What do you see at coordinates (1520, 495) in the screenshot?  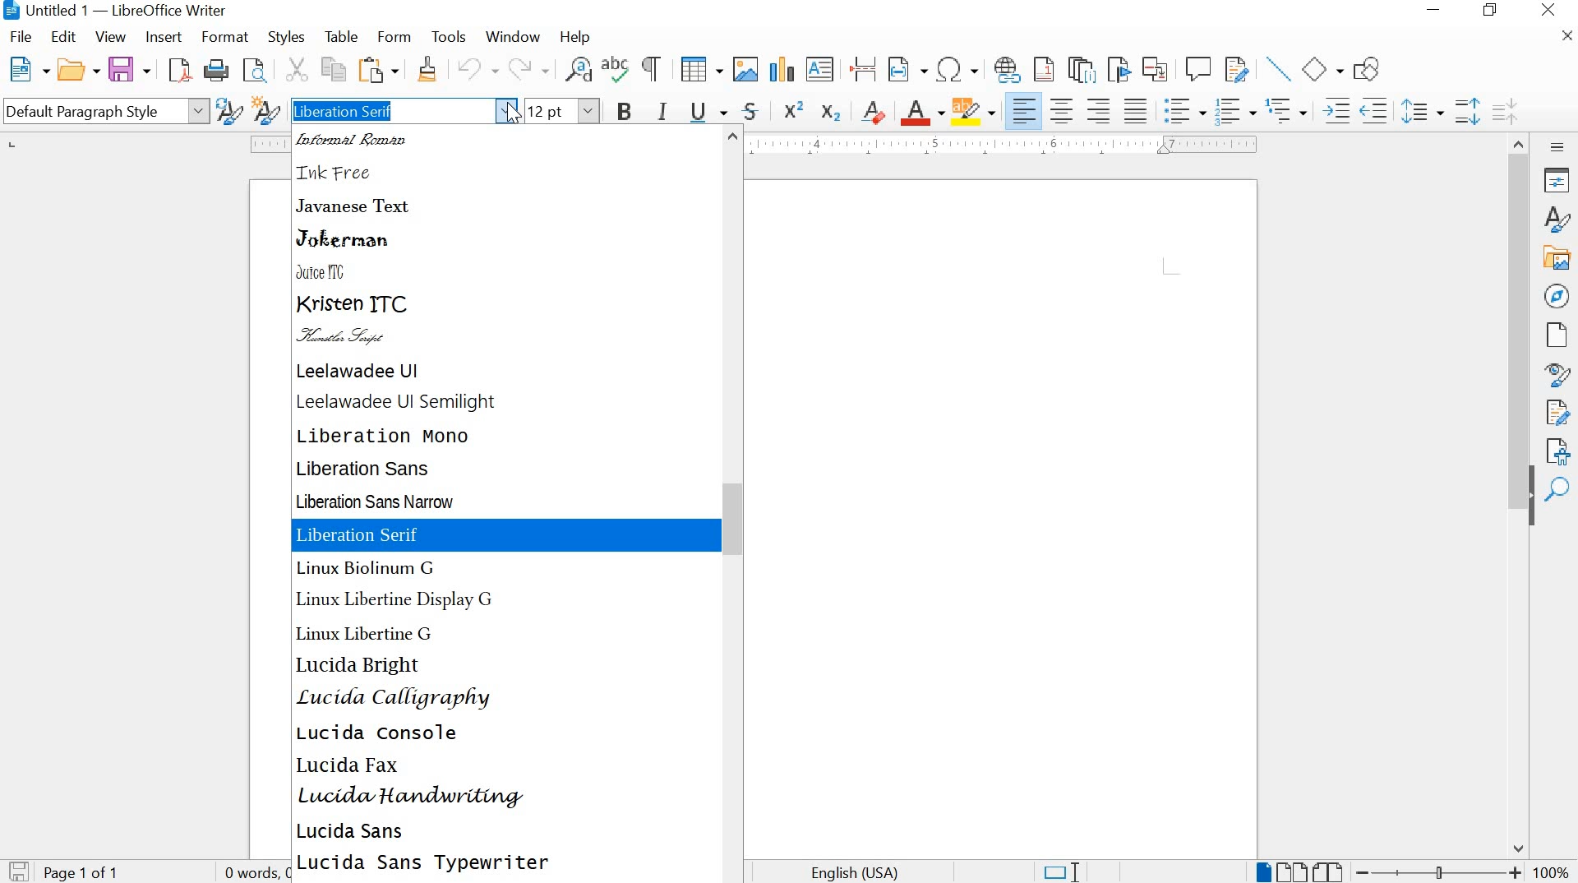 I see `SCROLLBAR` at bounding box center [1520, 495].